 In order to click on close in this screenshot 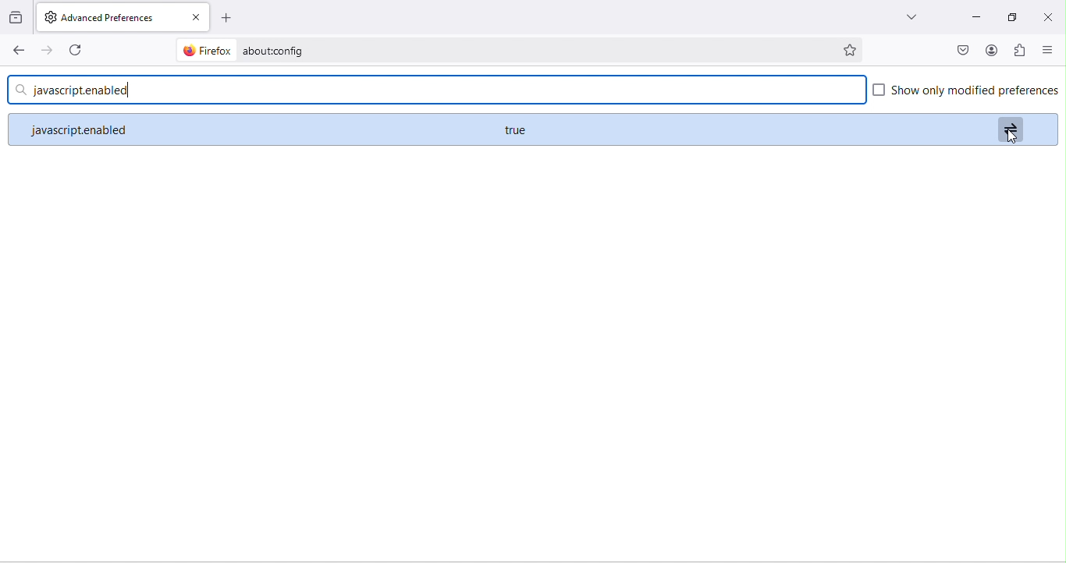, I will do `click(1048, 16)`.